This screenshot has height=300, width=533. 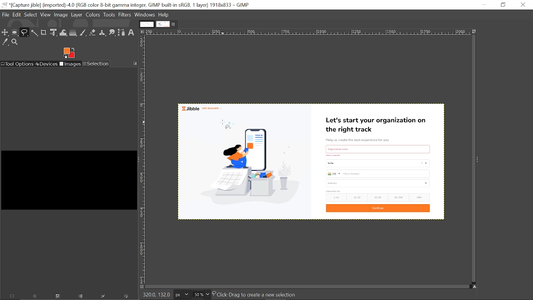 I want to click on Zoom image when window size changes, so click(x=475, y=33).